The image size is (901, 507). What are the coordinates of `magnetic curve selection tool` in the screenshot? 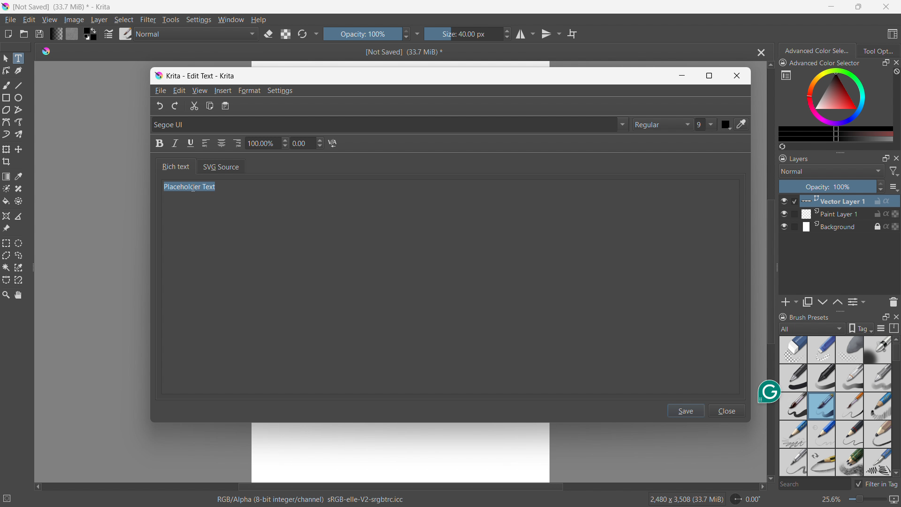 It's located at (19, 280).